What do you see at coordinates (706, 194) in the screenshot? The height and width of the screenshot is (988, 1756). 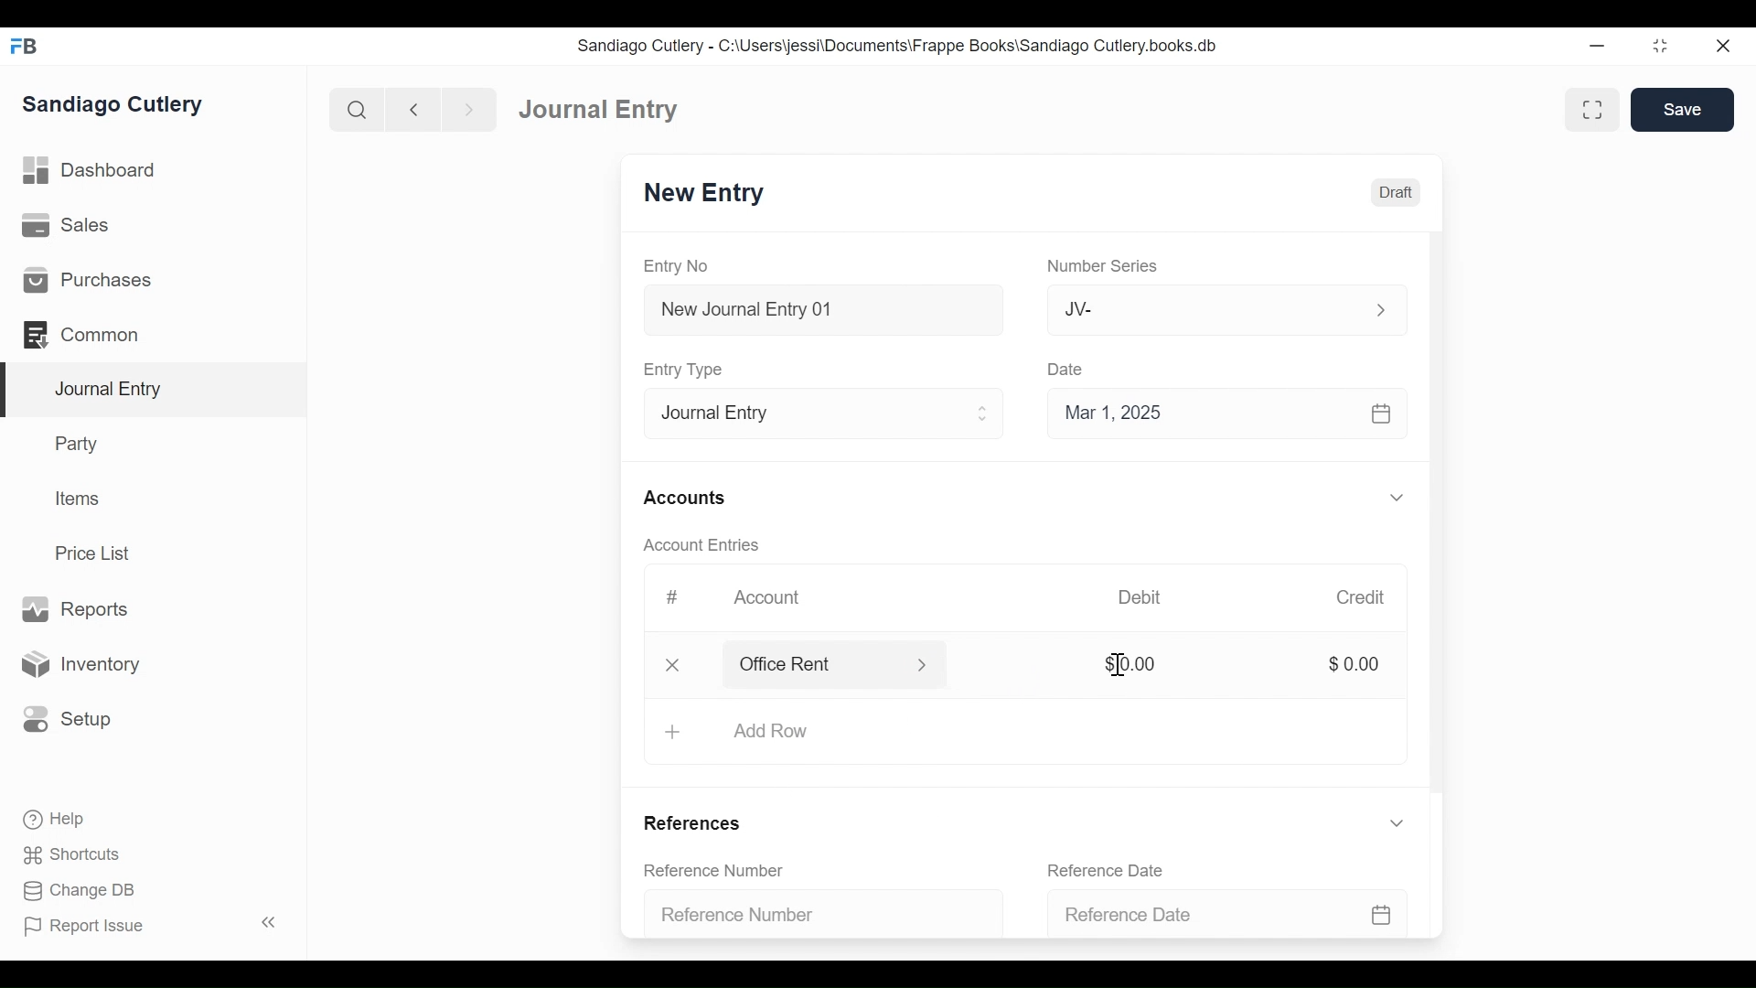 I see `New Entry` at bounding box center [706, 194].